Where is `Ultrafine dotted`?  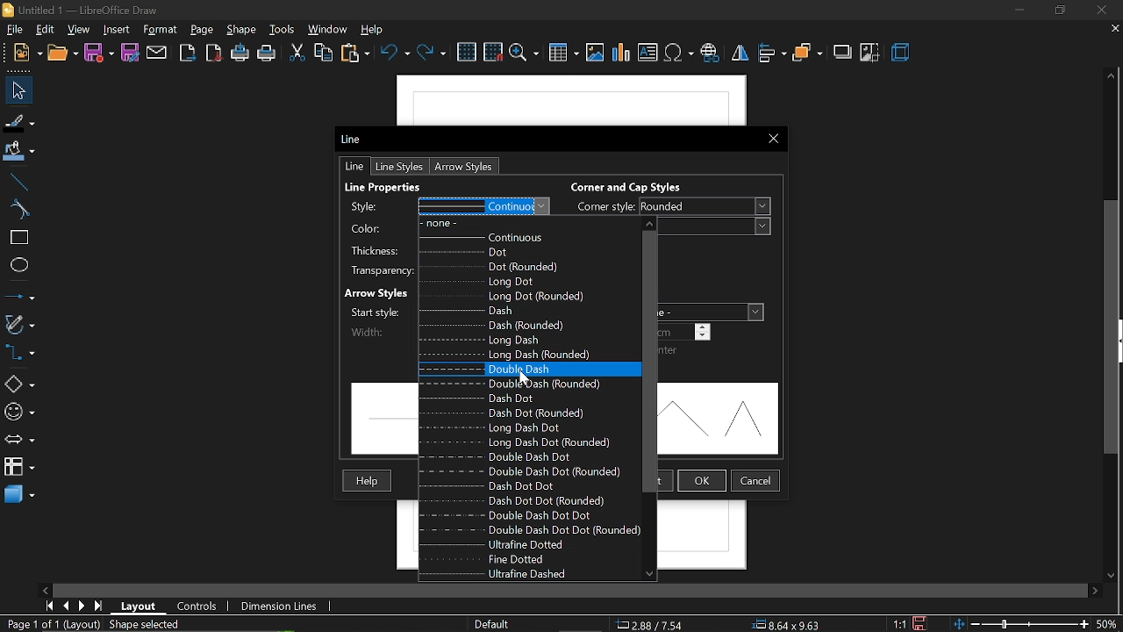 Ultrafine dotted is located at coordinates (534, 544).